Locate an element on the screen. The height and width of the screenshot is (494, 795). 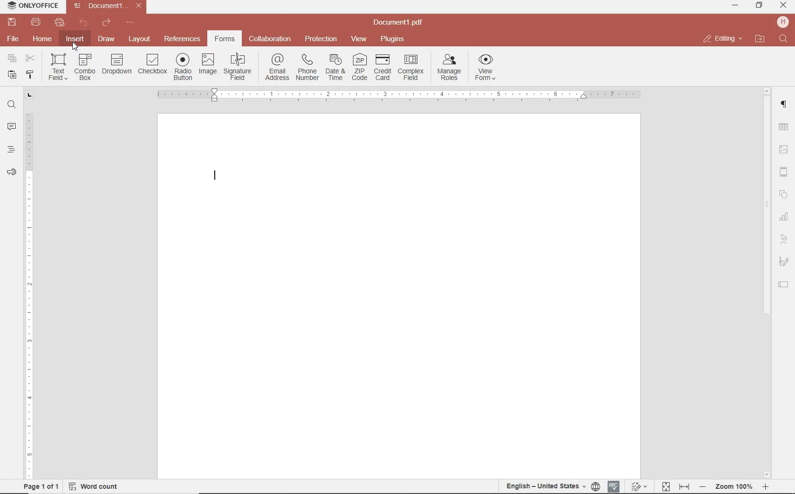
CHART is located at coordinates (784, 217).